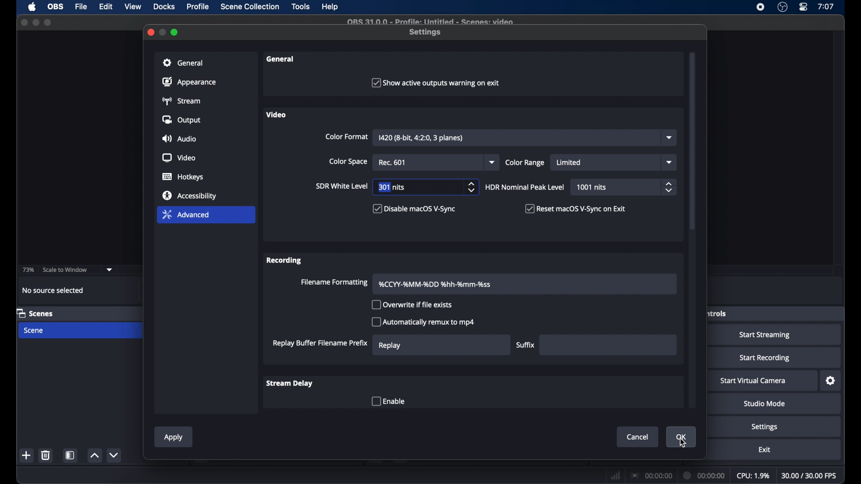 The width and height of the screenshot is (861, 484). Describe the element at coordinates (164, 7) in the screenshot. I see `docks` at that location.